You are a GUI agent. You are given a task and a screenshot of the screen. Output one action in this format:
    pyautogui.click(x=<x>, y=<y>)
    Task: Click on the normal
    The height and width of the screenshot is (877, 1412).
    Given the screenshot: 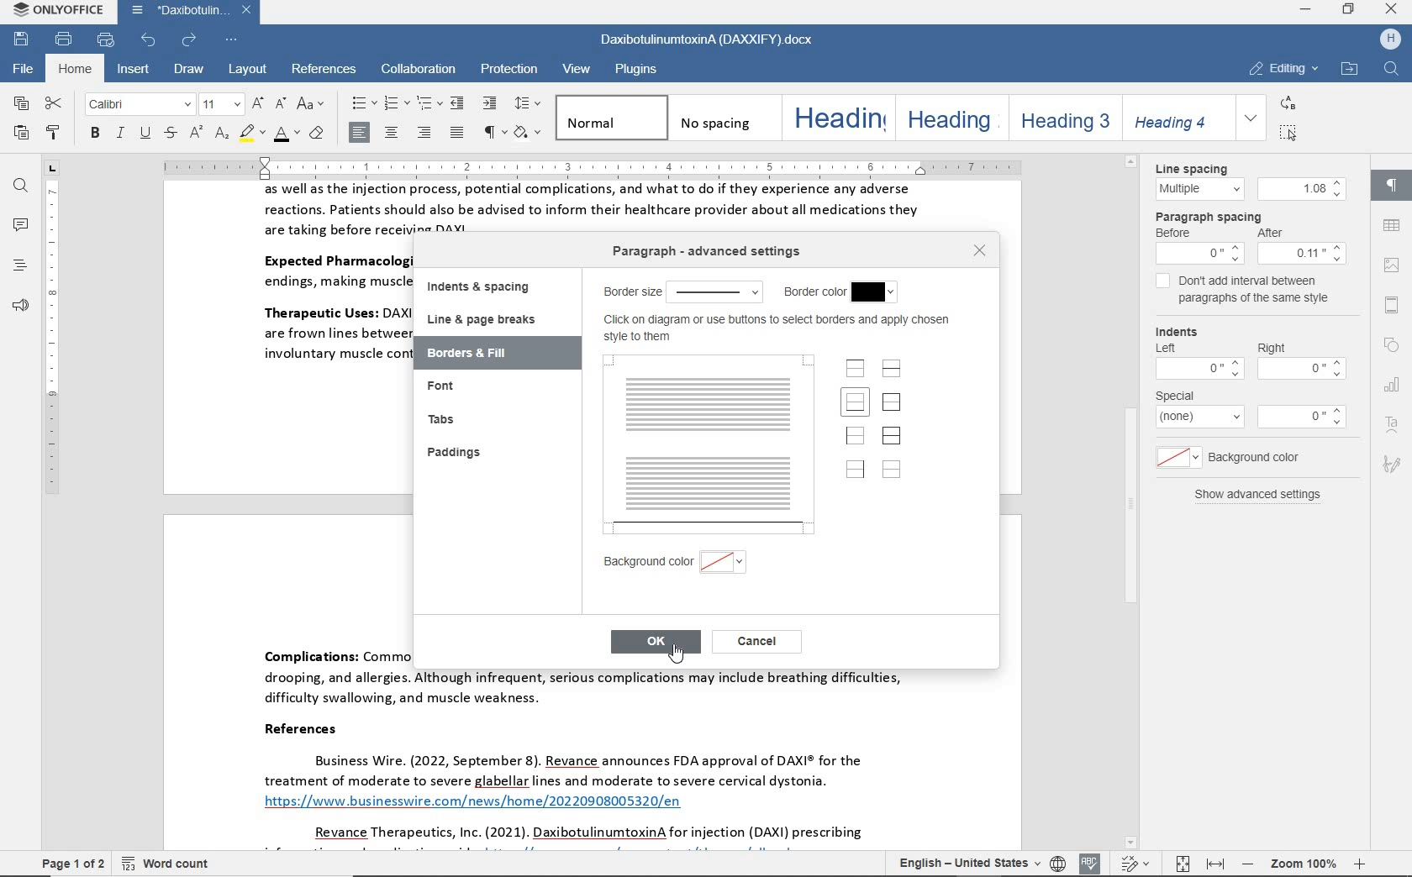 What is the action you would take?
    pyautogui.click(x=609, y=118)
    